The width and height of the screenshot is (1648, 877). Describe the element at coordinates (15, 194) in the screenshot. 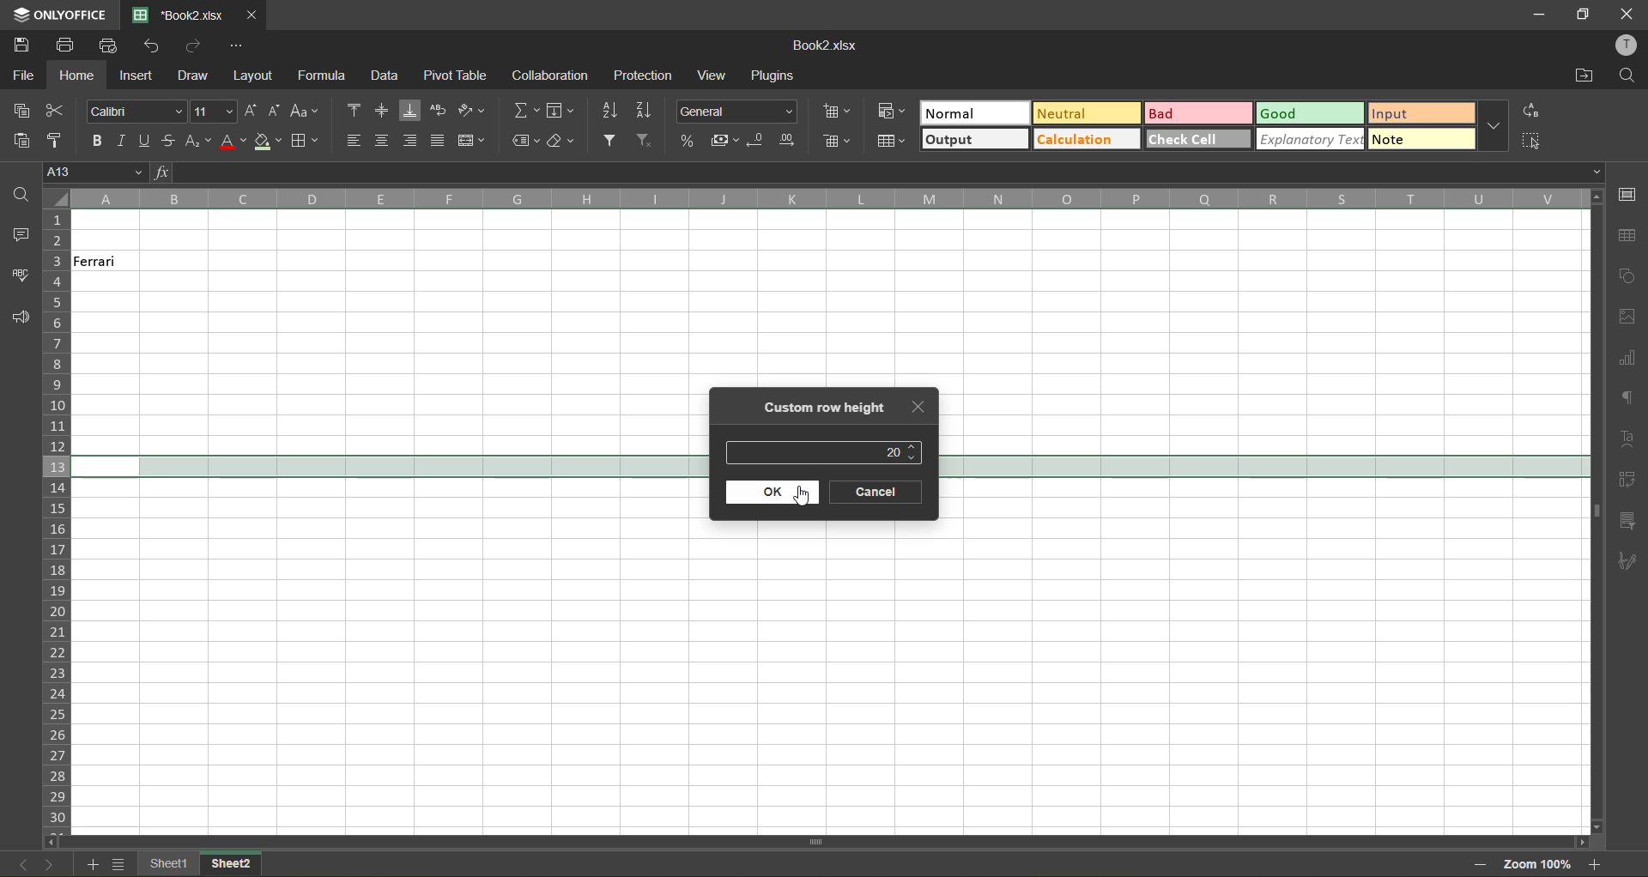

I see `find` at that location.